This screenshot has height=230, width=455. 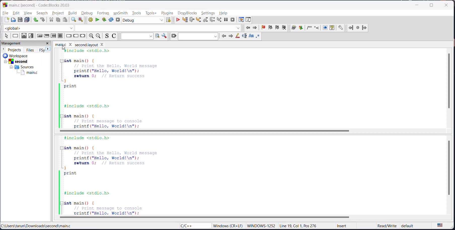 I want to click on ‘Windows (CR+LF) WINDOWS-1252, so click(x=244, y=226).